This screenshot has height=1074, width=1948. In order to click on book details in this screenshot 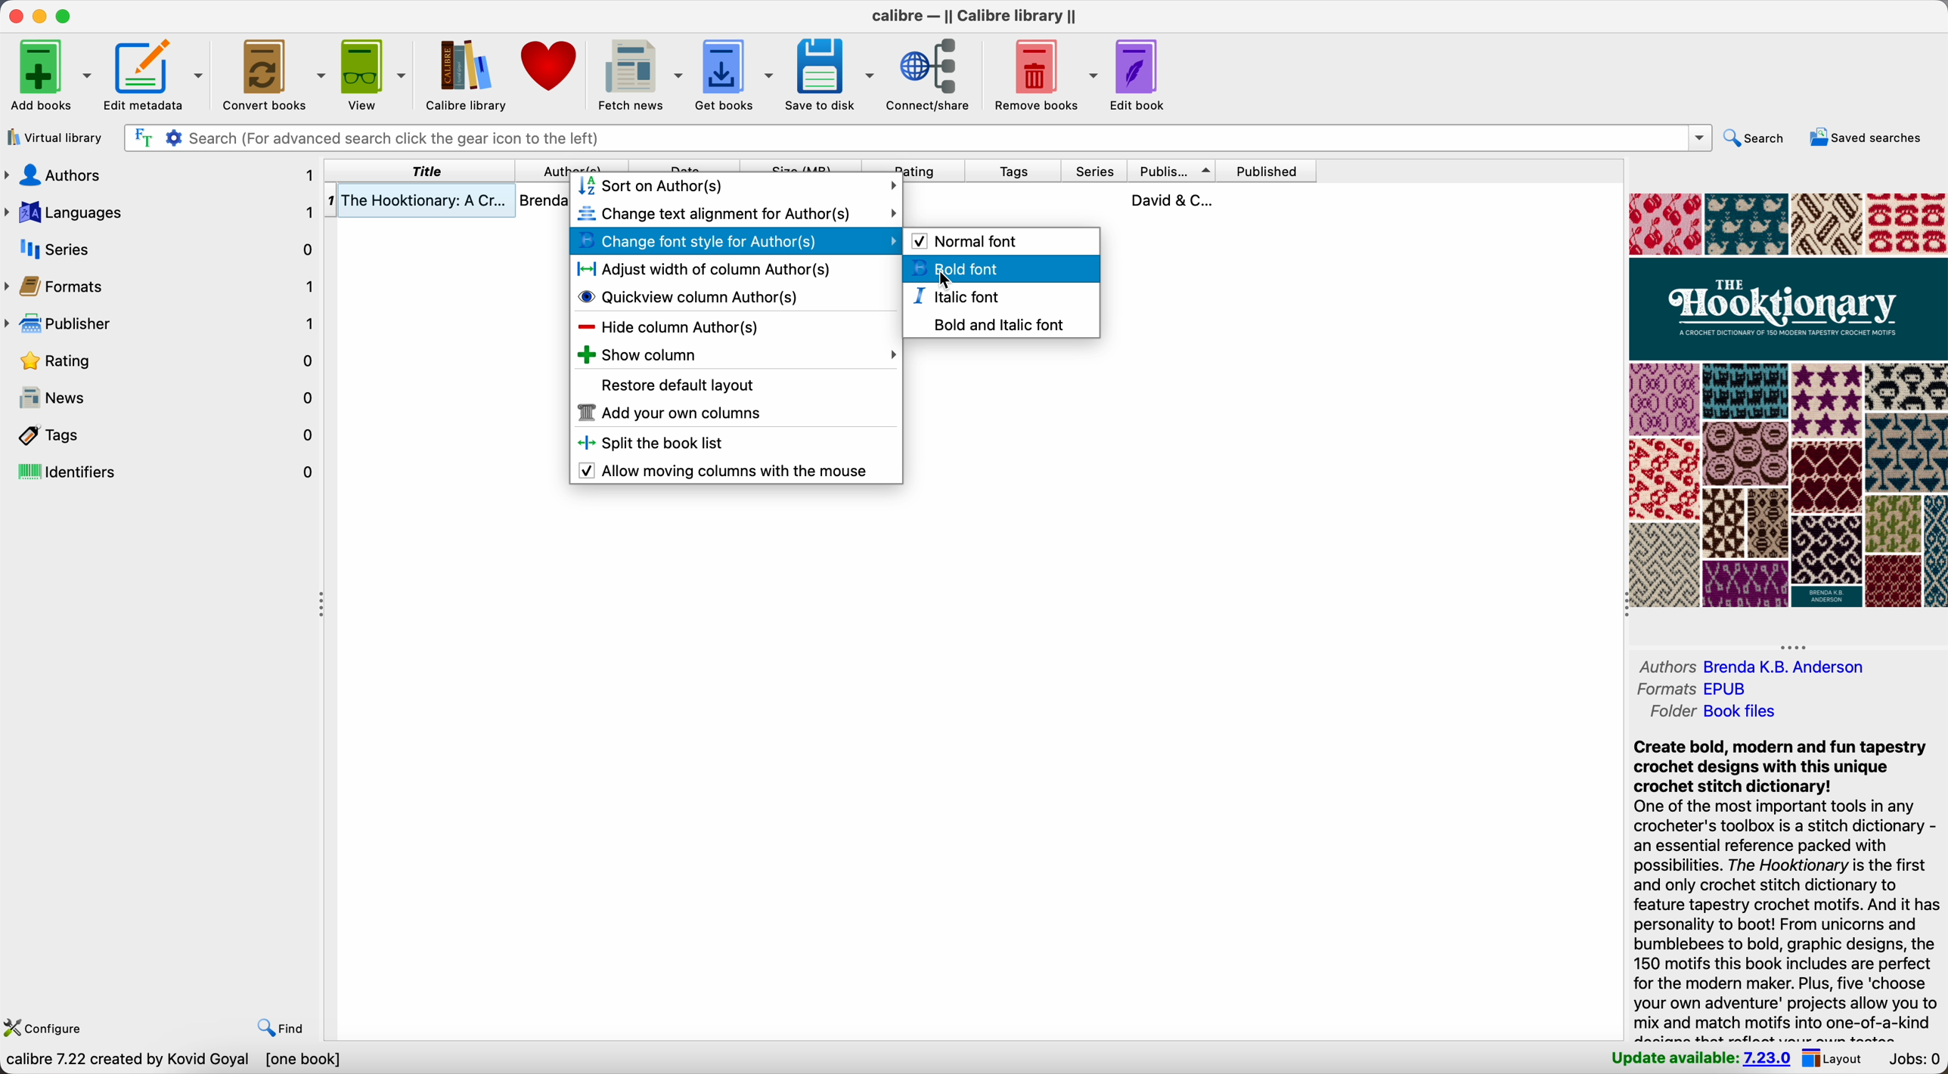, I will do `click(1112, 200)`.